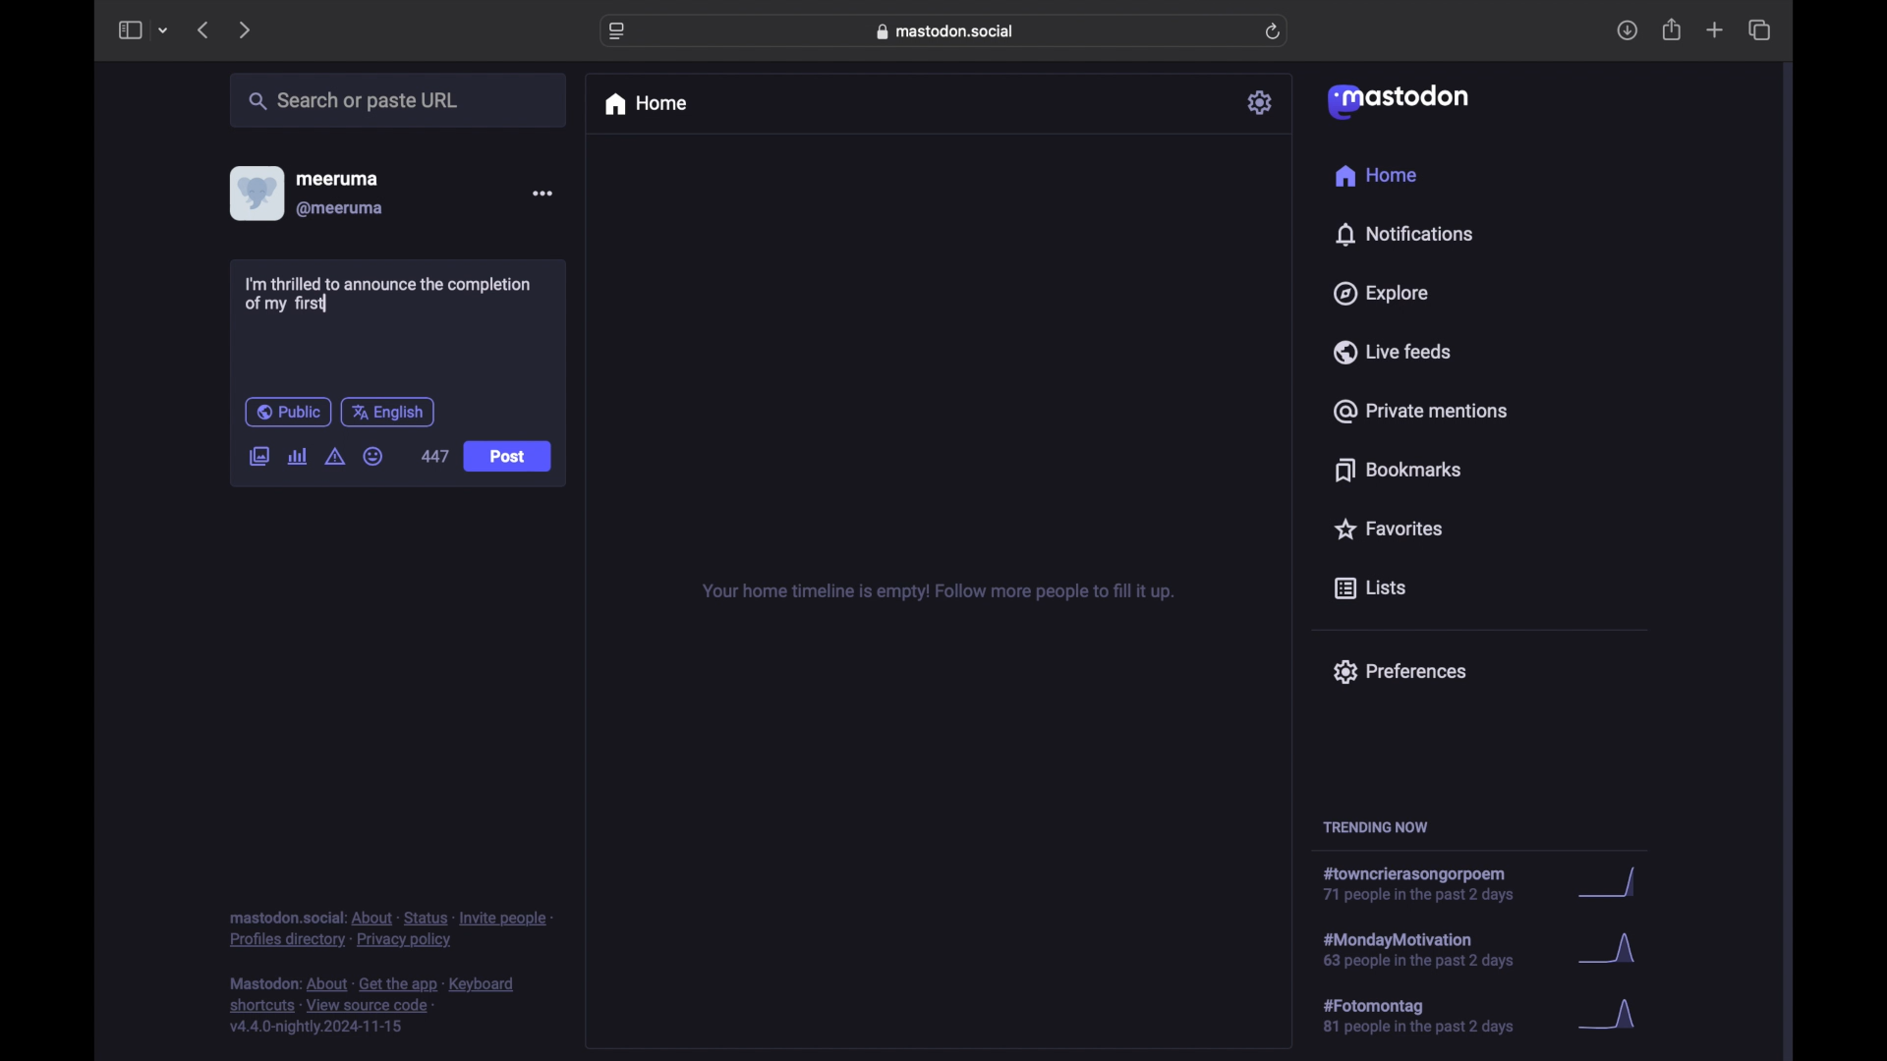 The image size is (1887, 1061). What do you see at coordinates (164, 29) in the screenshot?
I see `tab group picker` at bounding box center [164, 29].